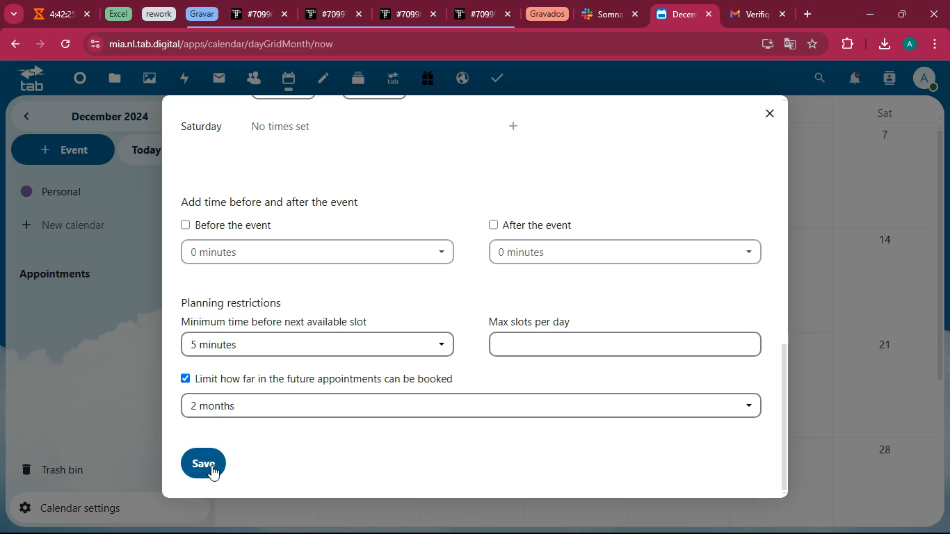 The height and width of the screenshot is (534, 950). Describe the element at coordinates (88, 15) in the screenshot. I see `close` at that location.